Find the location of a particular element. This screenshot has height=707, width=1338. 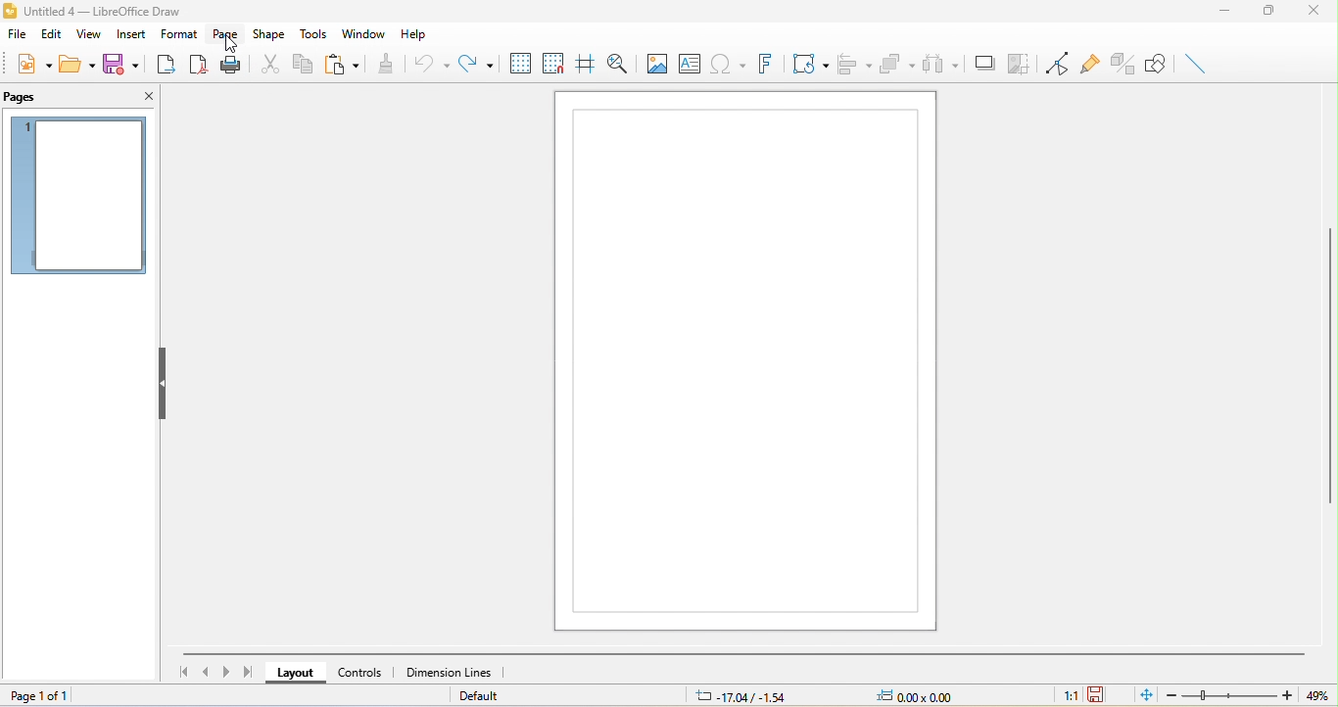

1:1 is located at coordinates (1058, 696).